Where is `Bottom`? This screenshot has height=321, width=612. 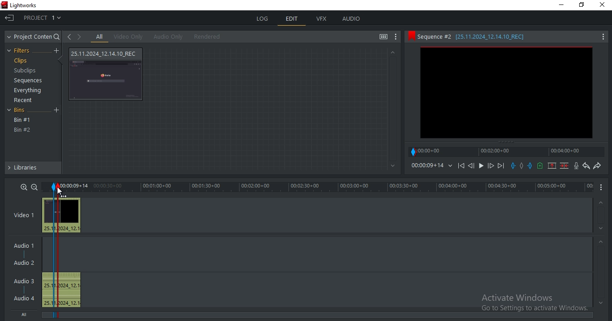
Bottom is located at coordinates (391, 166).